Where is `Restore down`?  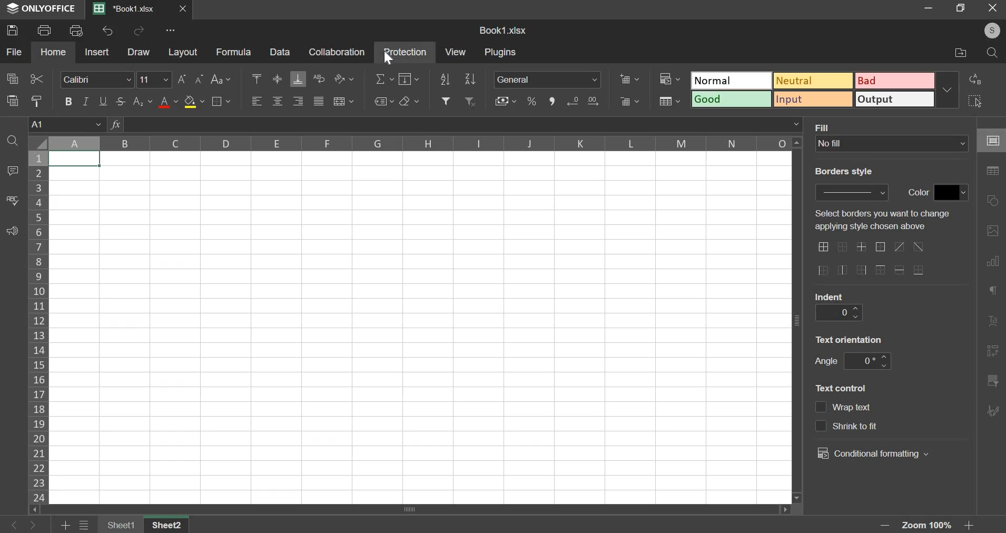
Restore down is located at coordinates (929, 7).